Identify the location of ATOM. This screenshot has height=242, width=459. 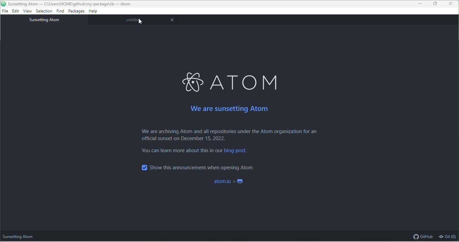
(249, 81).